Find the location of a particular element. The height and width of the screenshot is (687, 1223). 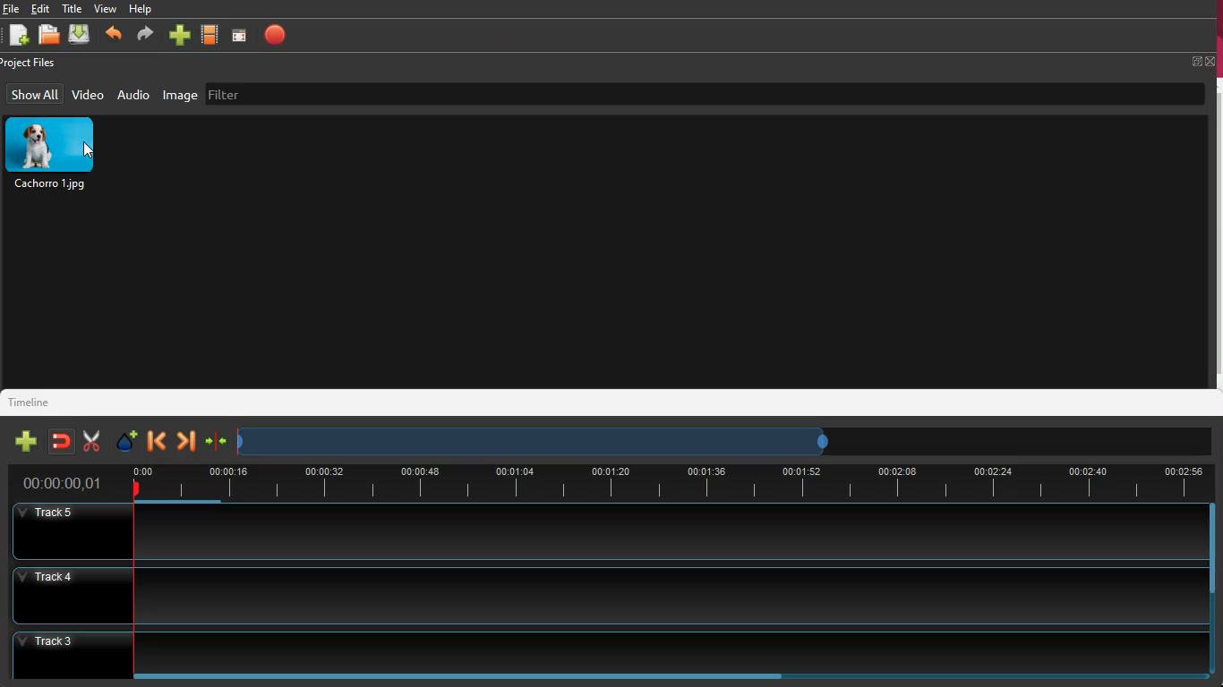

project files is located at coordinates (36, 63).